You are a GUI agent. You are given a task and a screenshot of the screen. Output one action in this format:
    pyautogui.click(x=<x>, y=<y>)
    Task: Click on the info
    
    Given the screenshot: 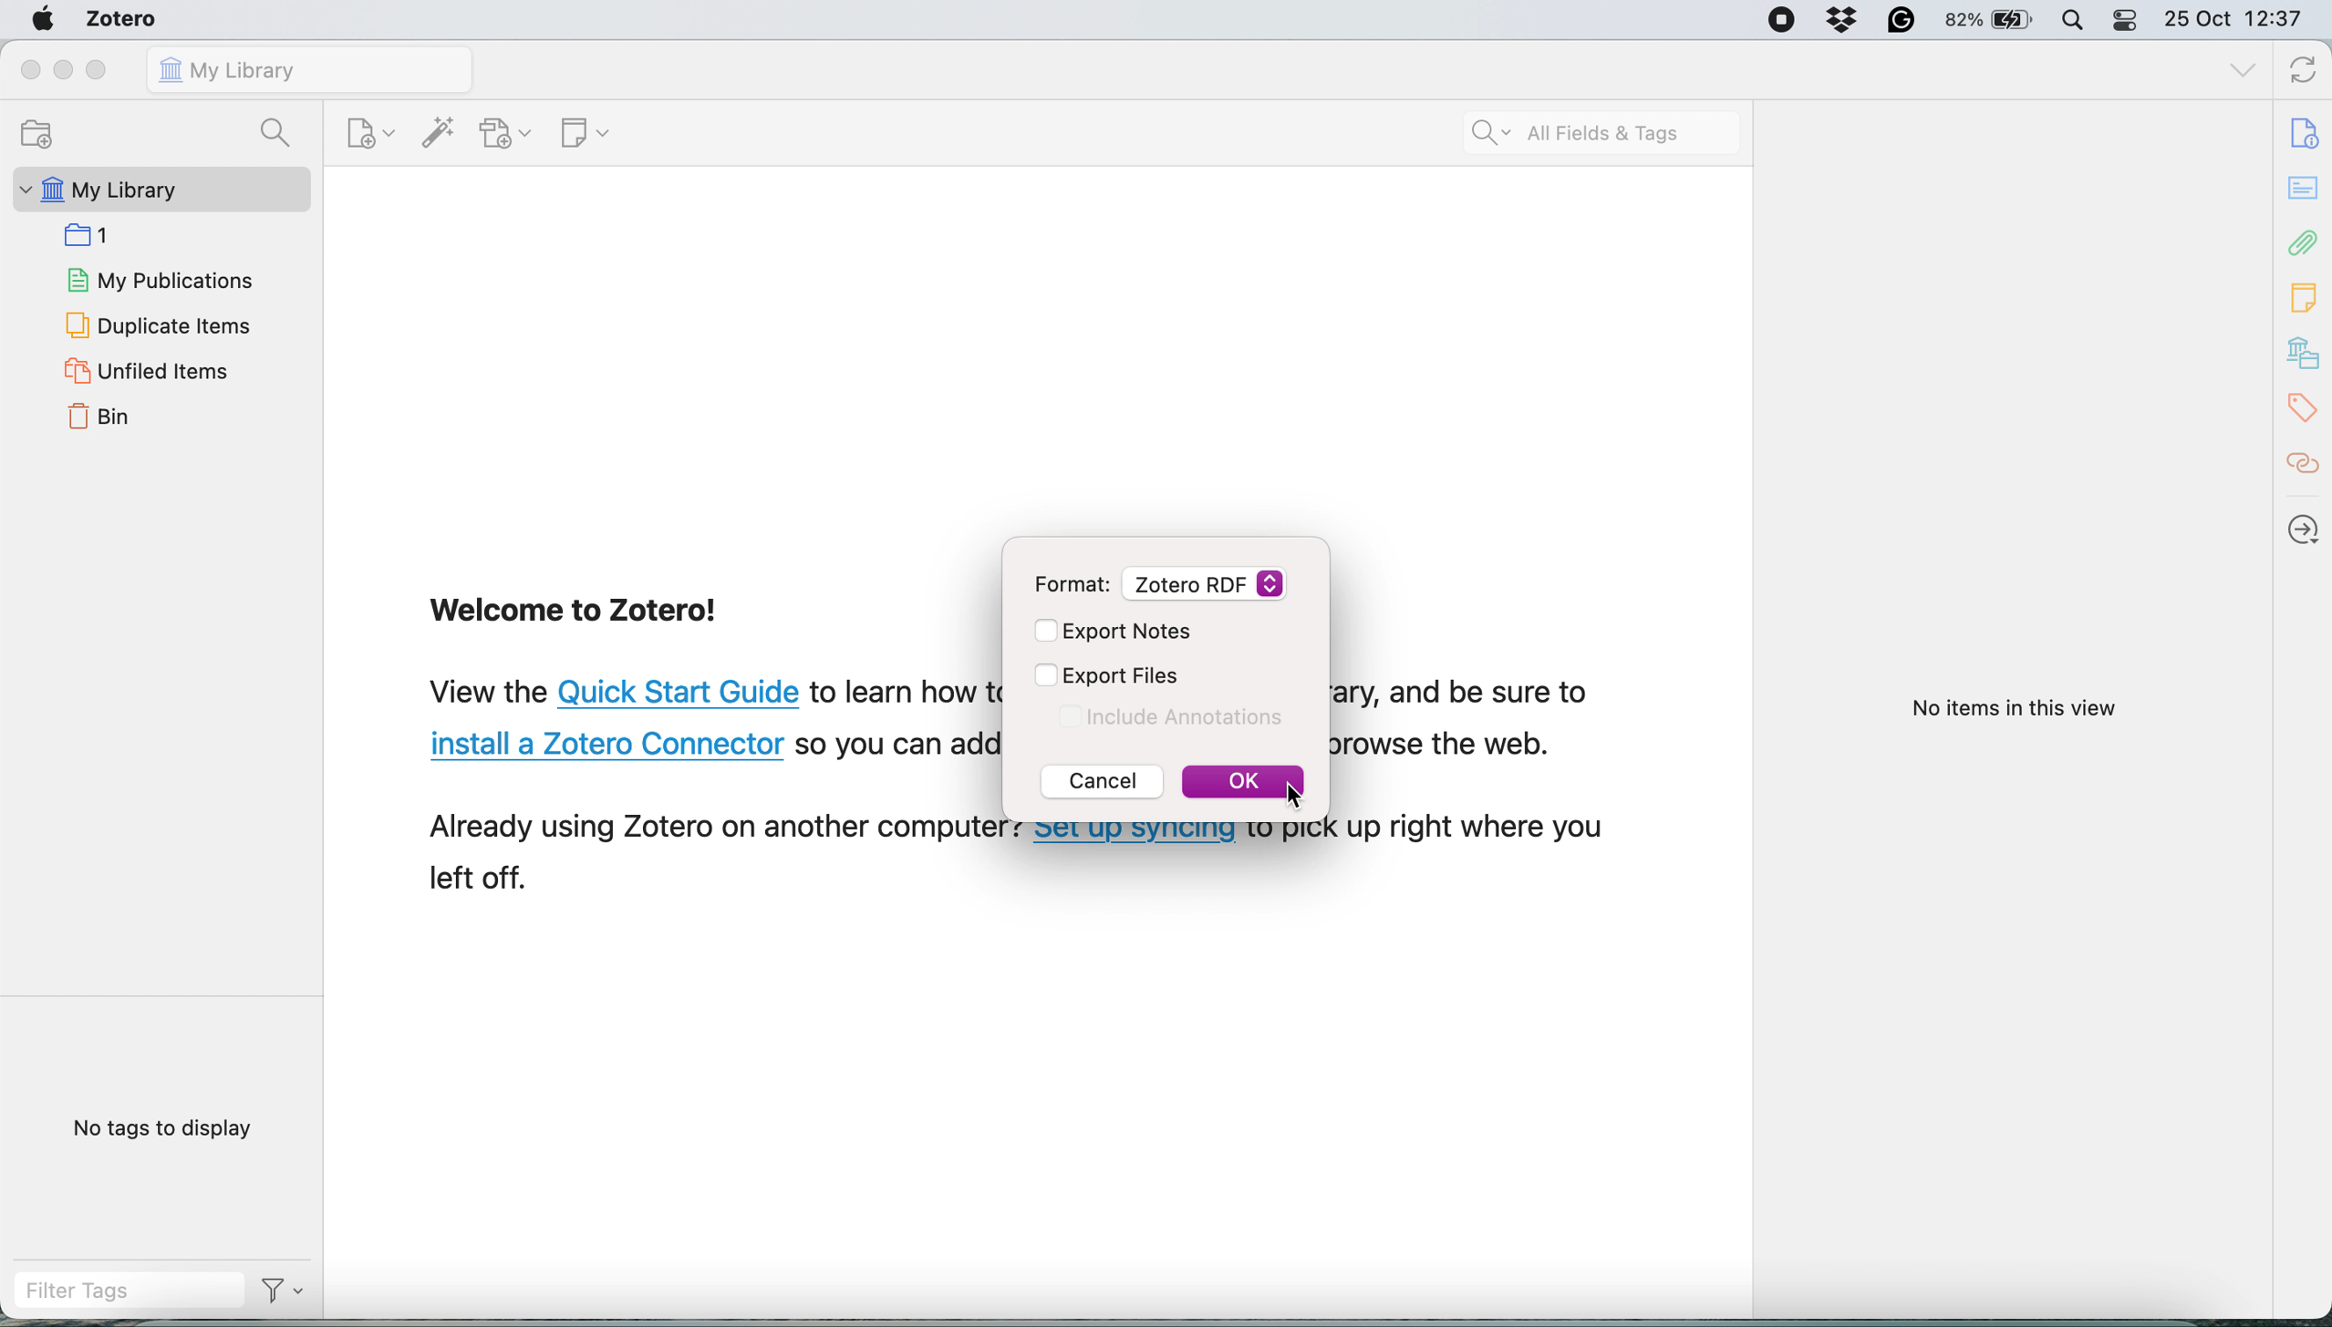 What is the action you would take?
    pyautogui.click(x=2307, y=134)
    